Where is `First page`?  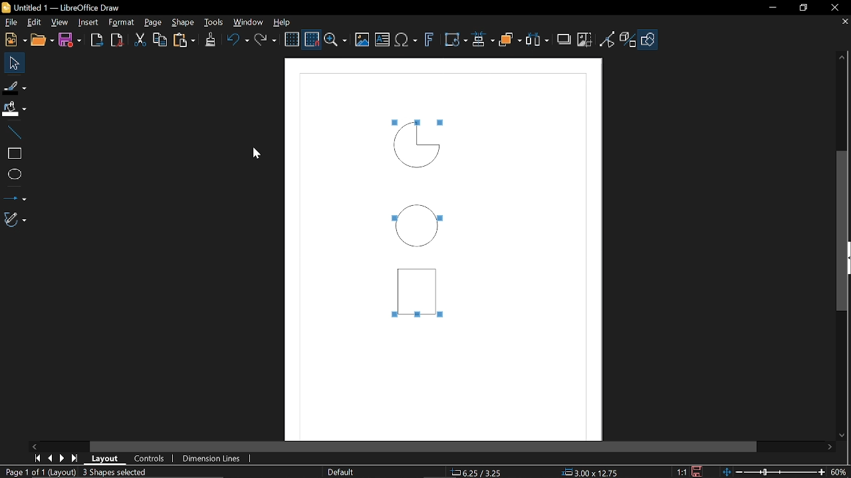
First page is located at coordinates (37, 459).